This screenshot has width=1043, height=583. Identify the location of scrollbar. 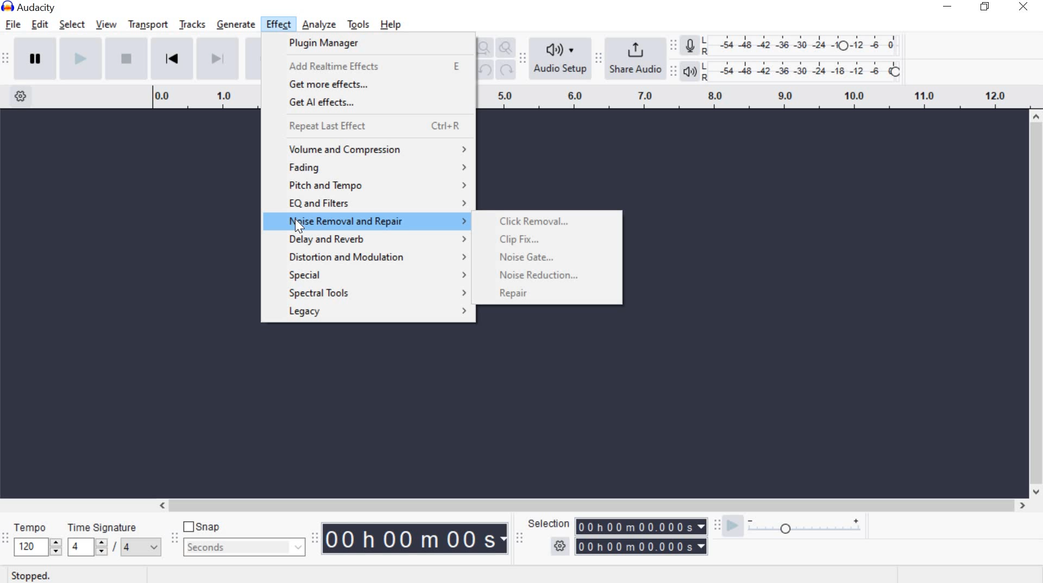
(592, 506).